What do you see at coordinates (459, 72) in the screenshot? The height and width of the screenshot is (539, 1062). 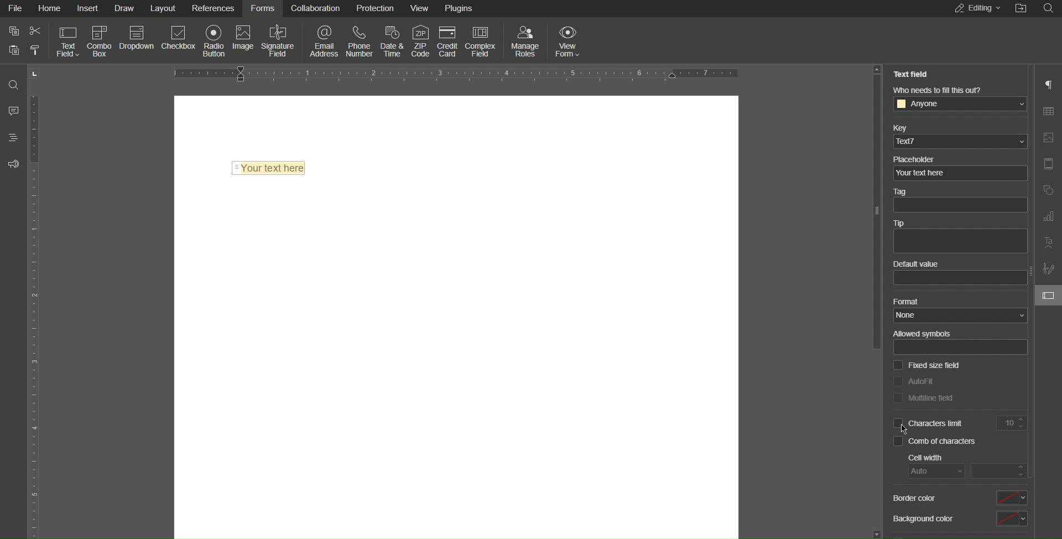 I see `Horizontal Ruler` at bounding box center [459, 72].